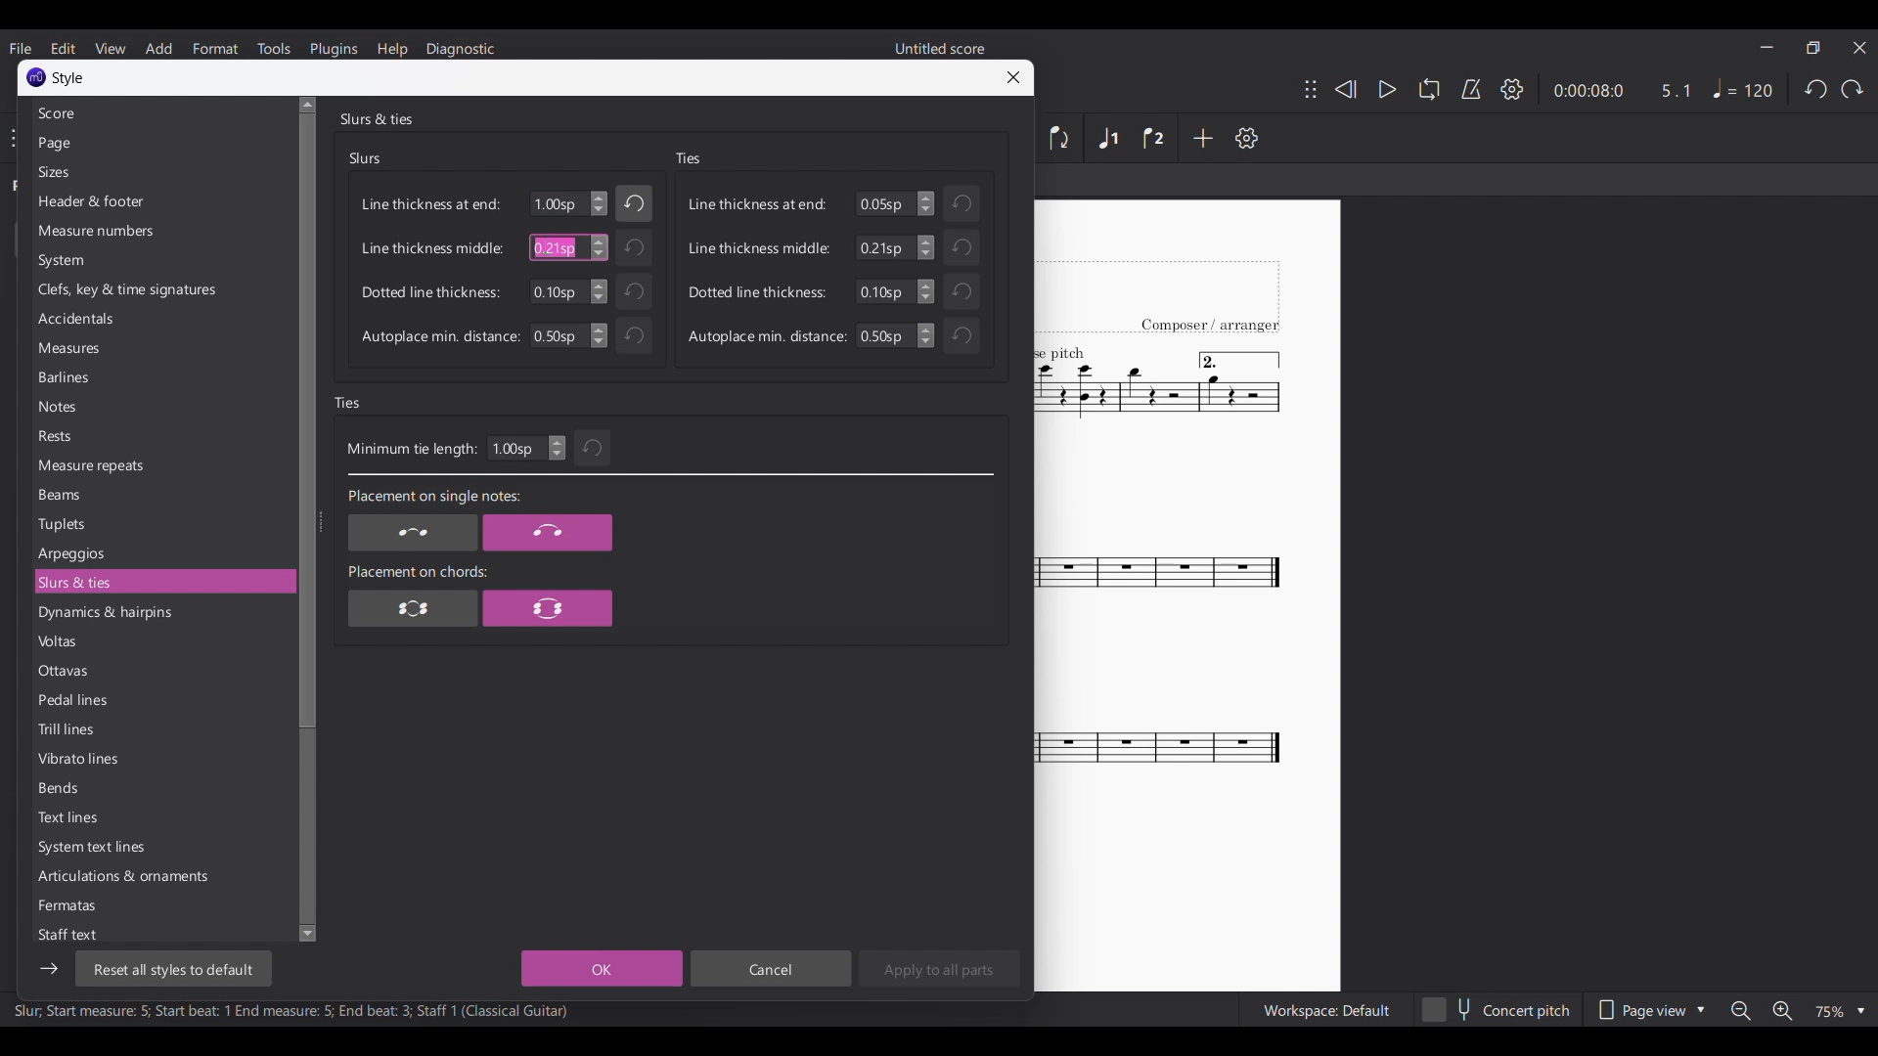 The height and width of the screenshot is (1056, 1878). What do you see at coordinates (366, 158) in the screenshot?
I see `Slurs` at bounding box center [366, 158].